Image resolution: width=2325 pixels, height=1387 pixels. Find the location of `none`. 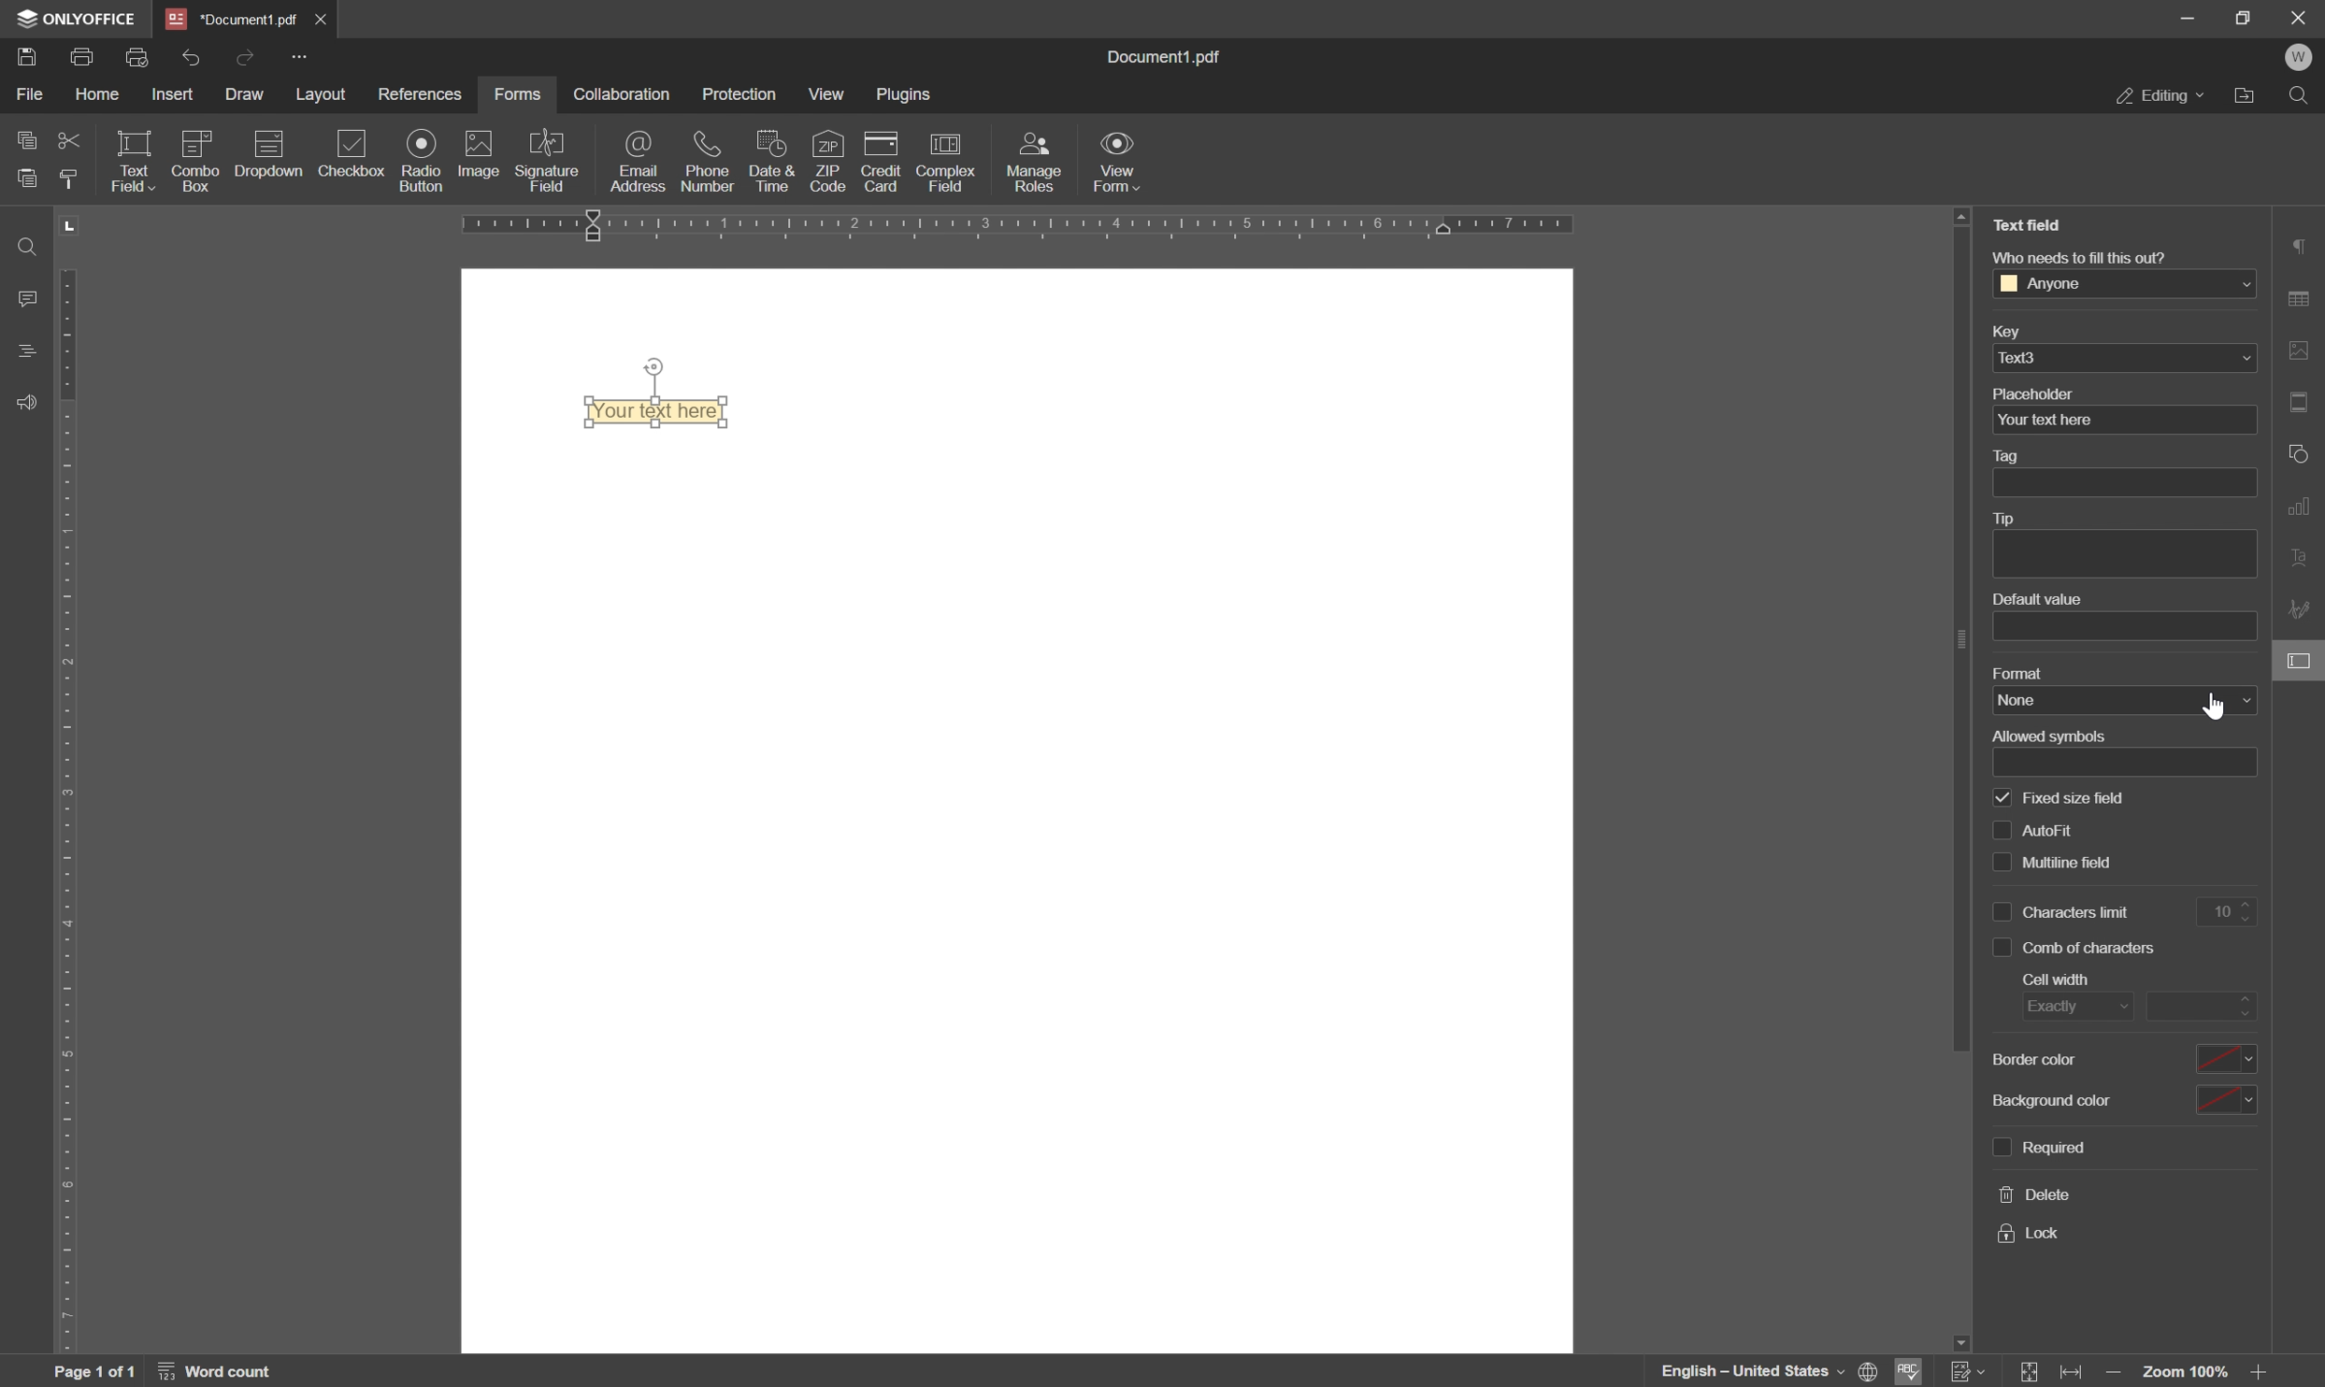

none is located at coordinates (2115, 699).